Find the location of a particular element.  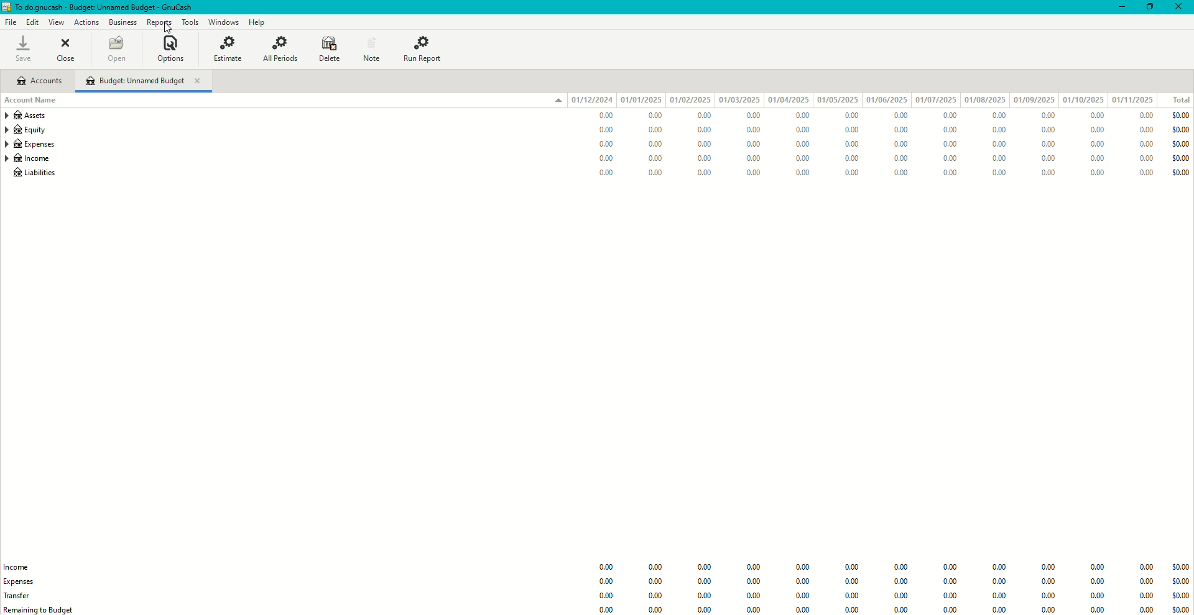

01/07/2025 is located at coordinates (935, 100).